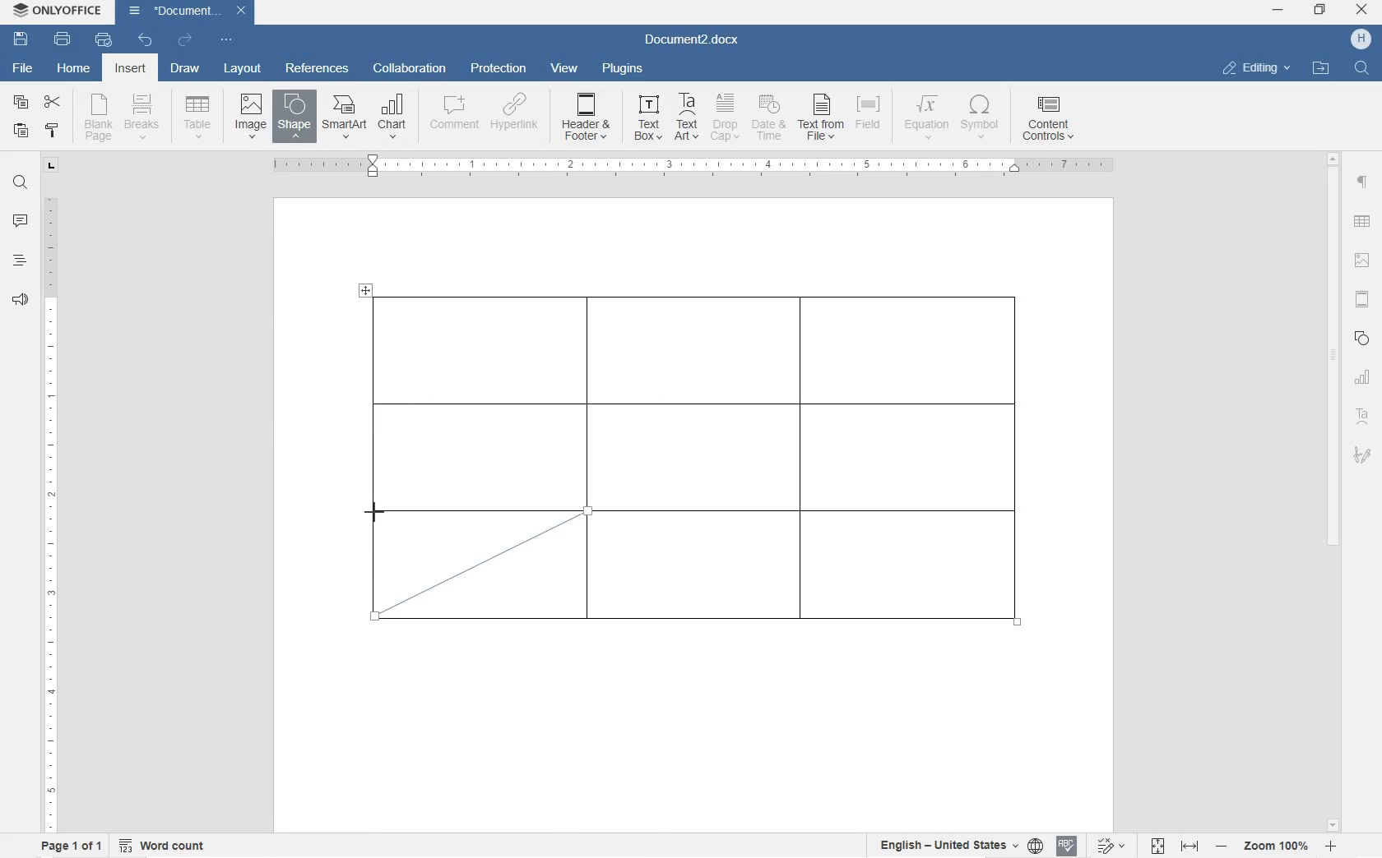 Image resolution: width=1382 pixels, height=858 pixels. I want to click on FIELD, so click(872, 119).